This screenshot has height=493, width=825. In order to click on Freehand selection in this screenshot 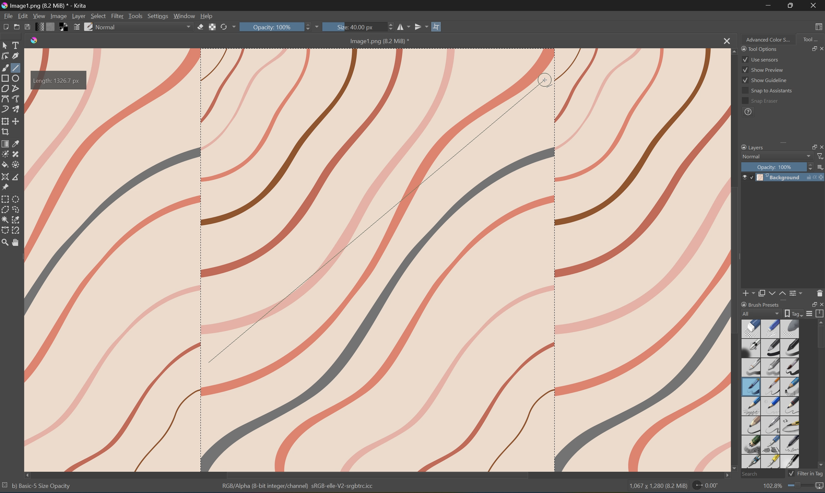, I will do `click(17, 210)`.